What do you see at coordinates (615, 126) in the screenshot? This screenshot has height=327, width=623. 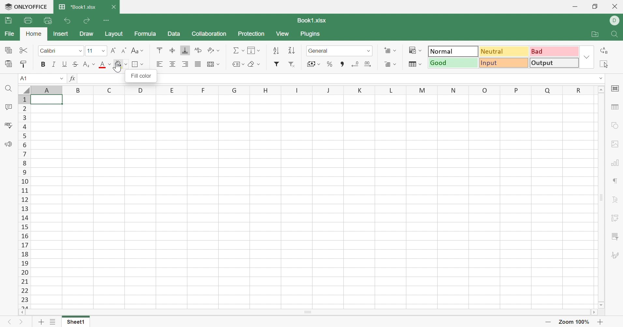 I see `Shape settings` at bounding box center [615, 126].